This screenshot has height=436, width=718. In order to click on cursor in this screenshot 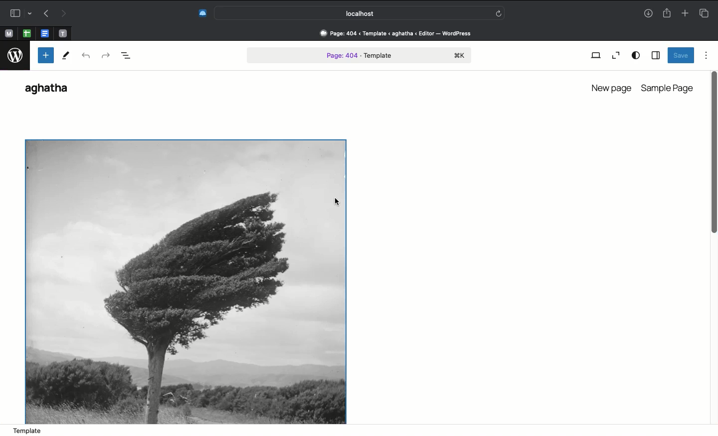, I will do `click(337, 202)`.